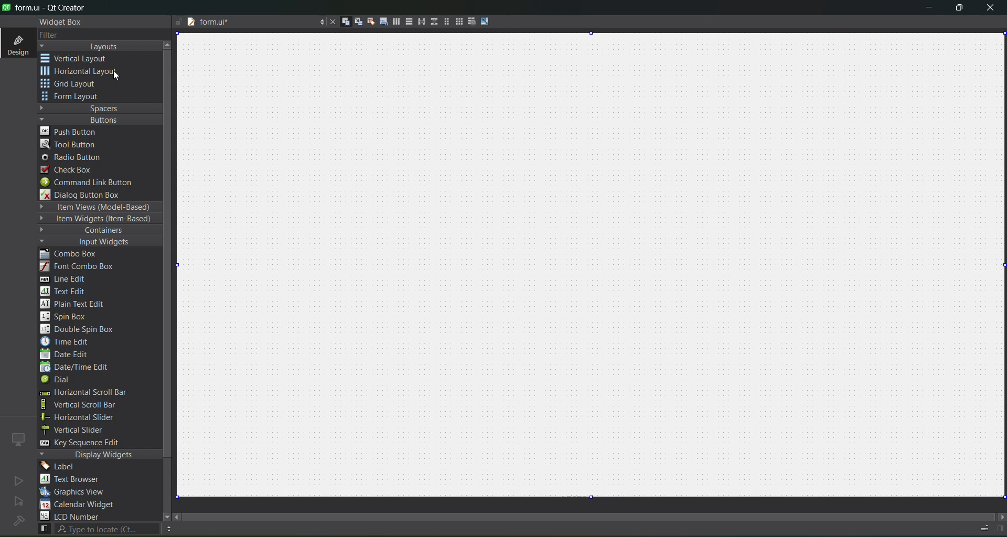 This screenshot has width=1007, height=537. What do you see at coordinates (74, 158) in the screenshot?
I see `radio` at bounding box center [74, 158].